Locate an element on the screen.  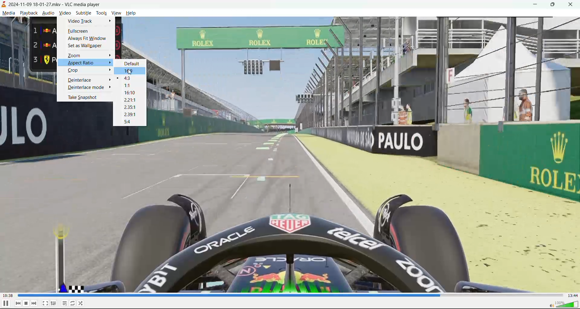
pause is located at coordinates (6, 304).